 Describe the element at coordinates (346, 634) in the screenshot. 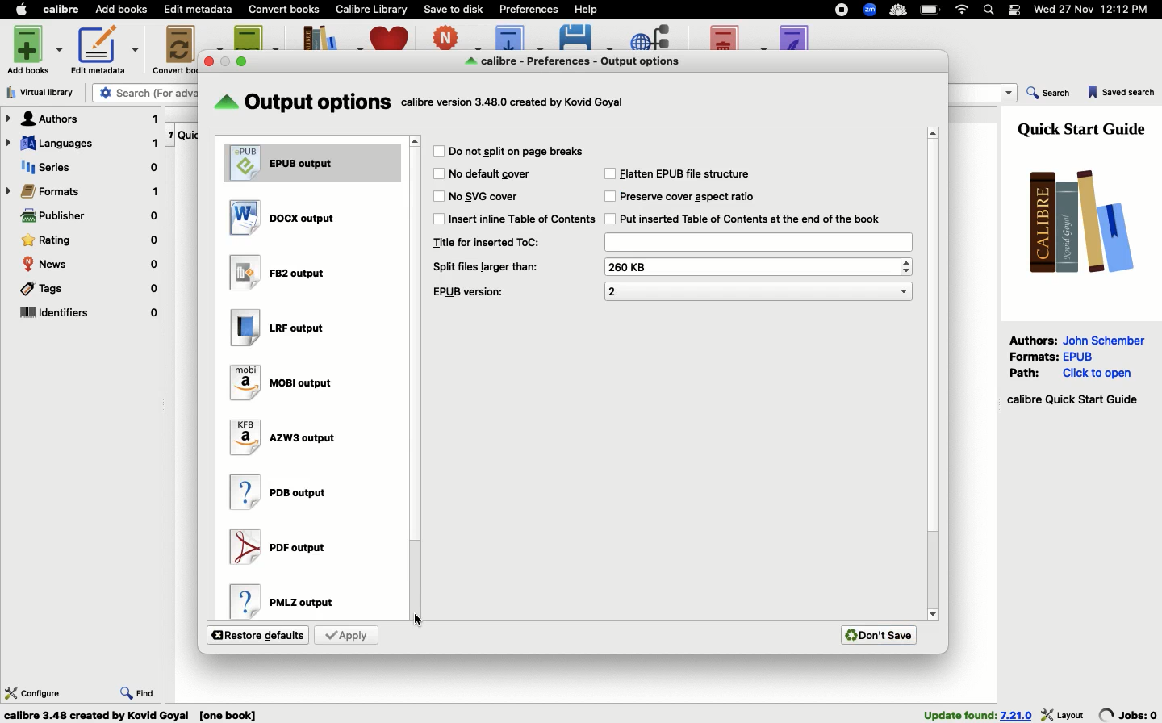

I see `Apply` at that location.